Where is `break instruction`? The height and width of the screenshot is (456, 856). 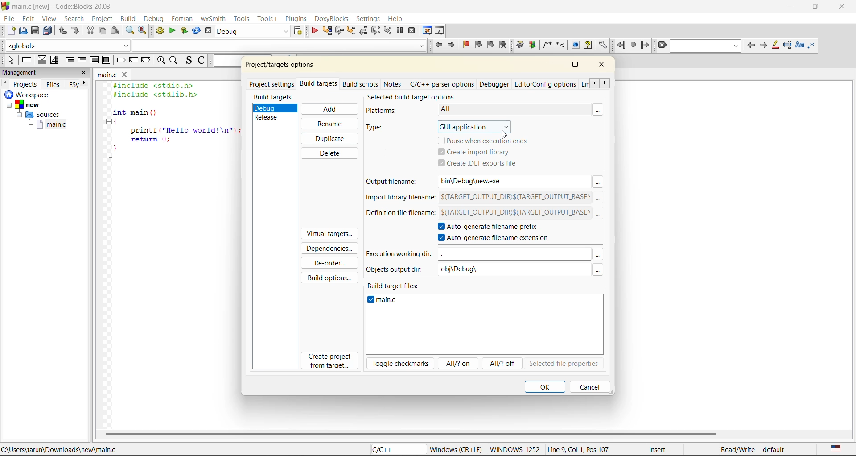
break instruction is located at coordinates (122, 61).